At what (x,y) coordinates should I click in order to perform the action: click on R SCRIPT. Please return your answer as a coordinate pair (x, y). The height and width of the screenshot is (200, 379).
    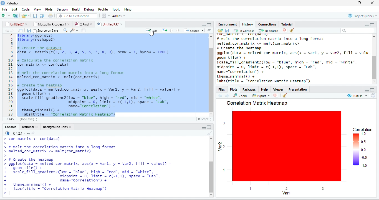
    Looking at the image, I should click on (204, 120).